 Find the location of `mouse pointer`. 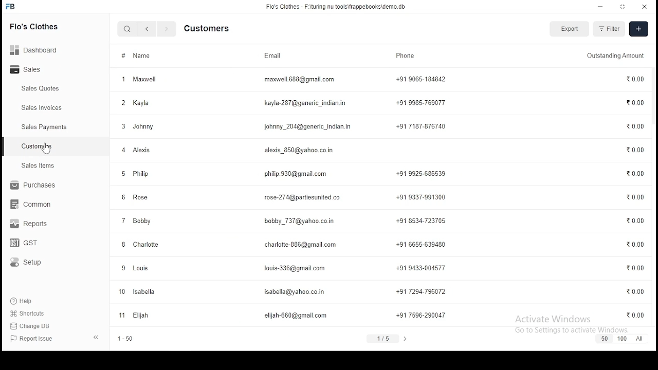

mouse pointer is located at coordinates (46, 151).